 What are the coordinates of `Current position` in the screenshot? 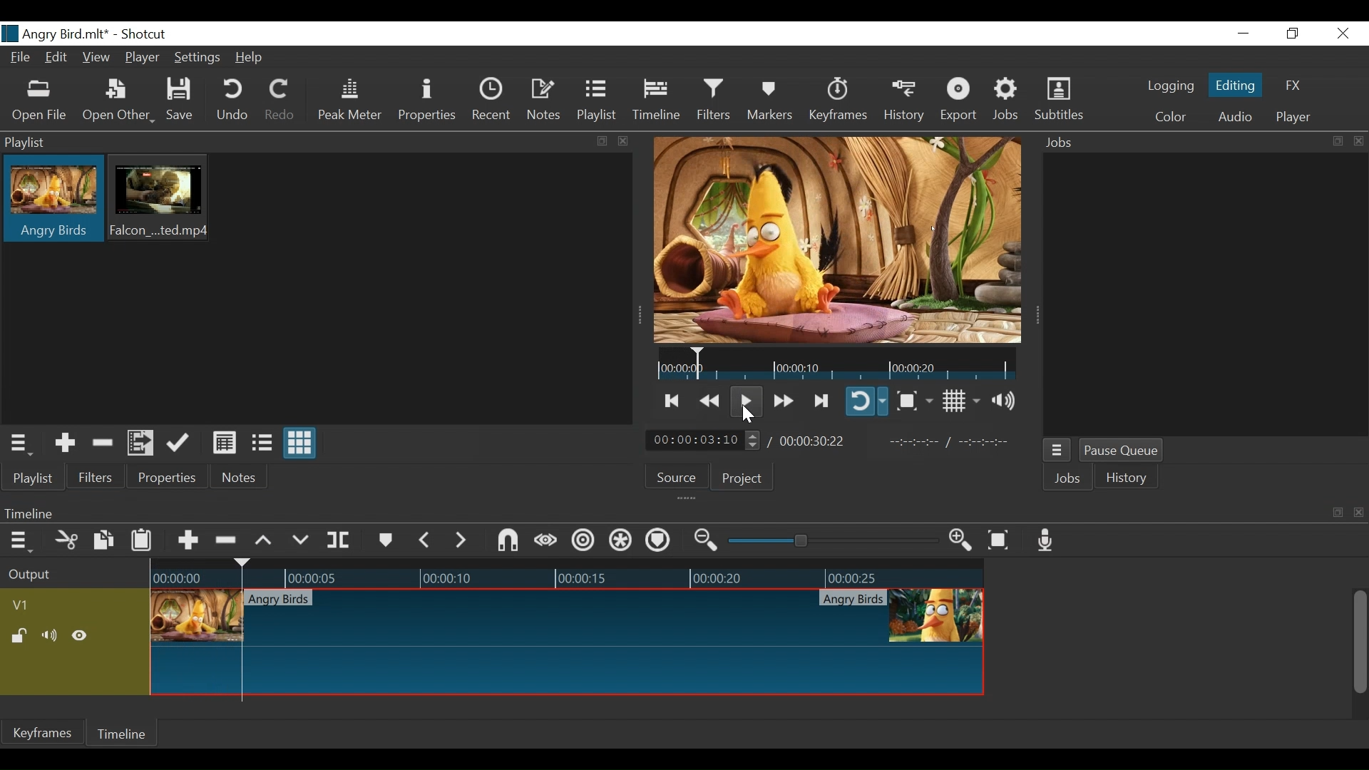 It's located at (701, 441).